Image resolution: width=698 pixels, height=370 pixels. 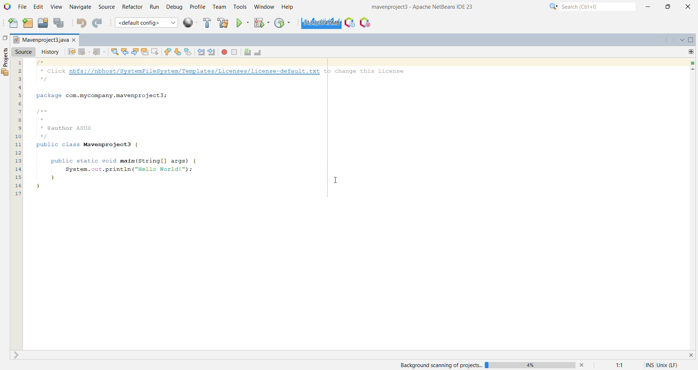 I want to click on Shift Line Left, so click(x=202, y=52).